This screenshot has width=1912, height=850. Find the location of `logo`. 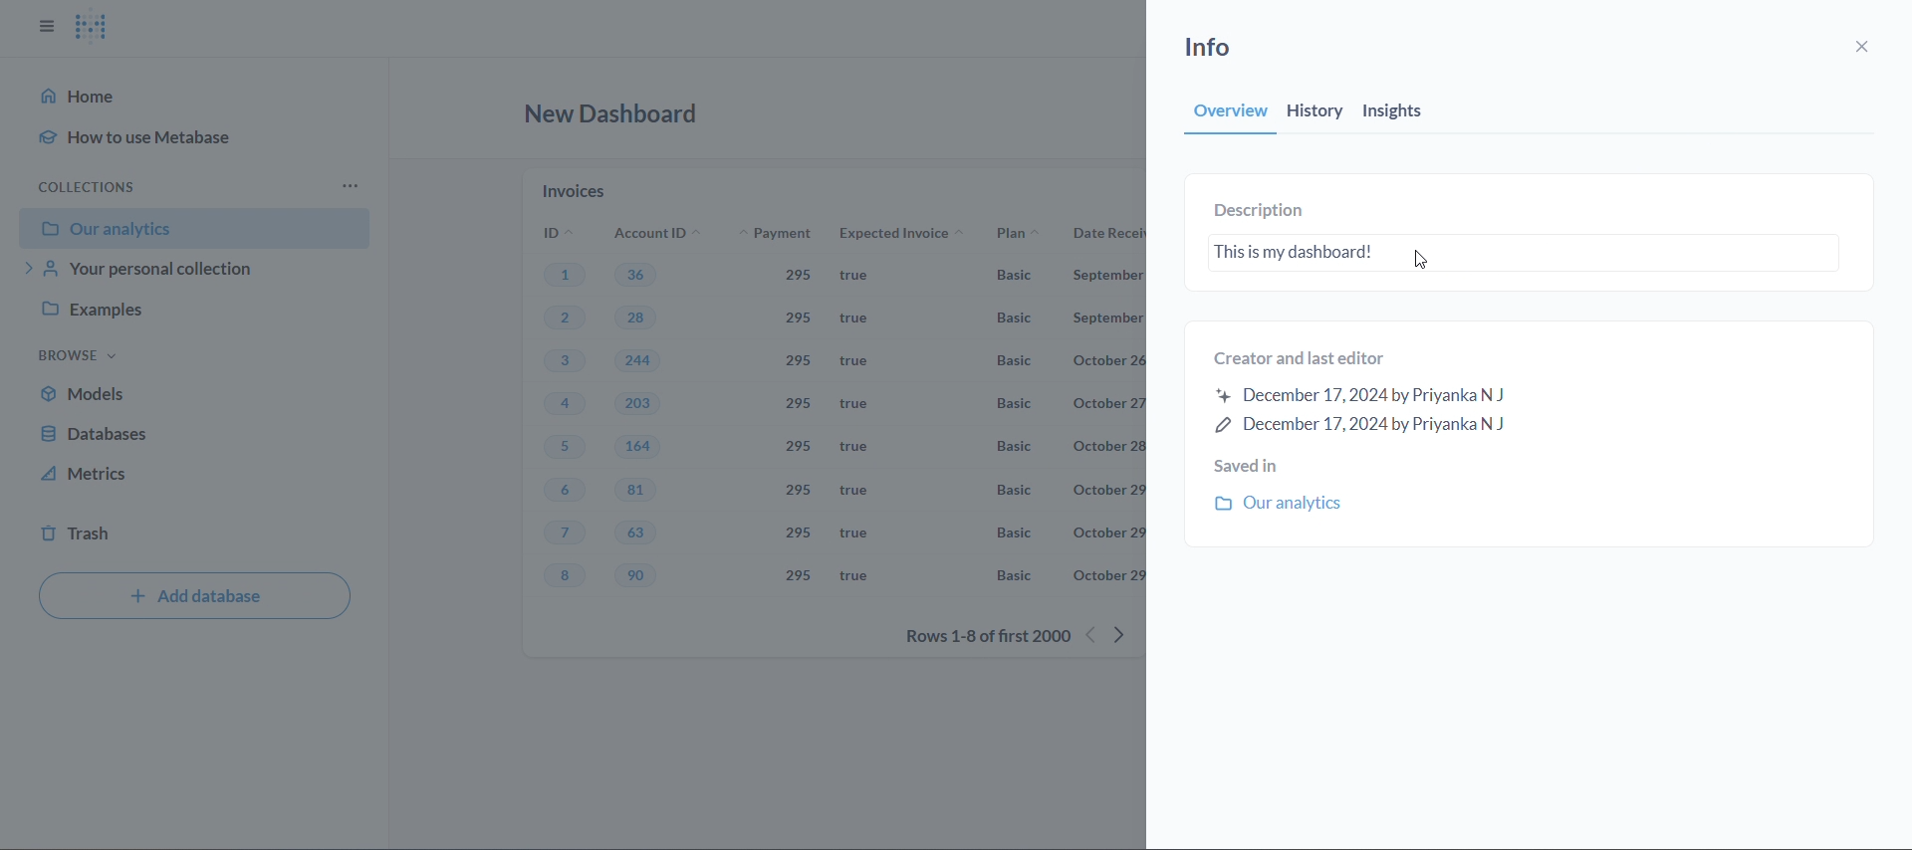

logo is located at coordinates (90, 29).